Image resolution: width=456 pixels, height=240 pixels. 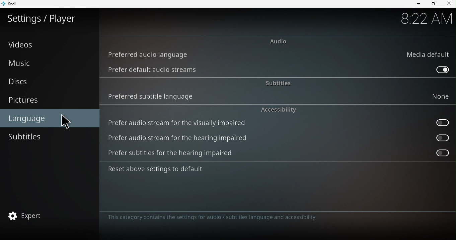 I want to click on Prefer audio stream for the visually impaired, so click(x=439, y=123).